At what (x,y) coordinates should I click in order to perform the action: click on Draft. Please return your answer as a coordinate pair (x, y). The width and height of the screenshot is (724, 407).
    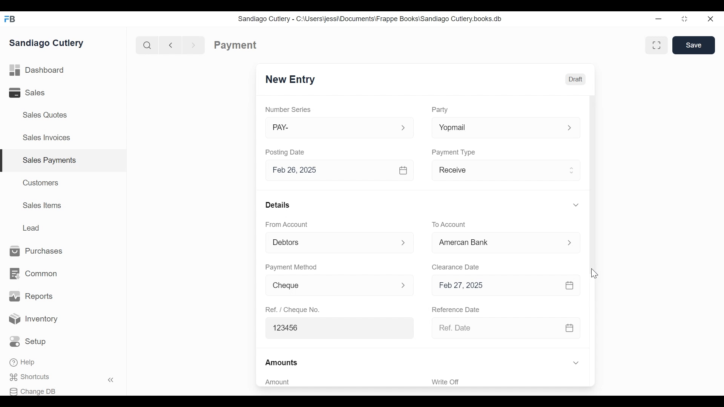
    Looking at the image, I should click on (575, 78).